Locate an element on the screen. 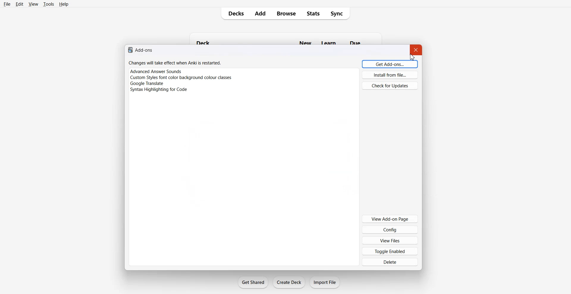 Image resolution: width=571 pixels, height=294 pixels. learn is located at coordinates (327, 42).